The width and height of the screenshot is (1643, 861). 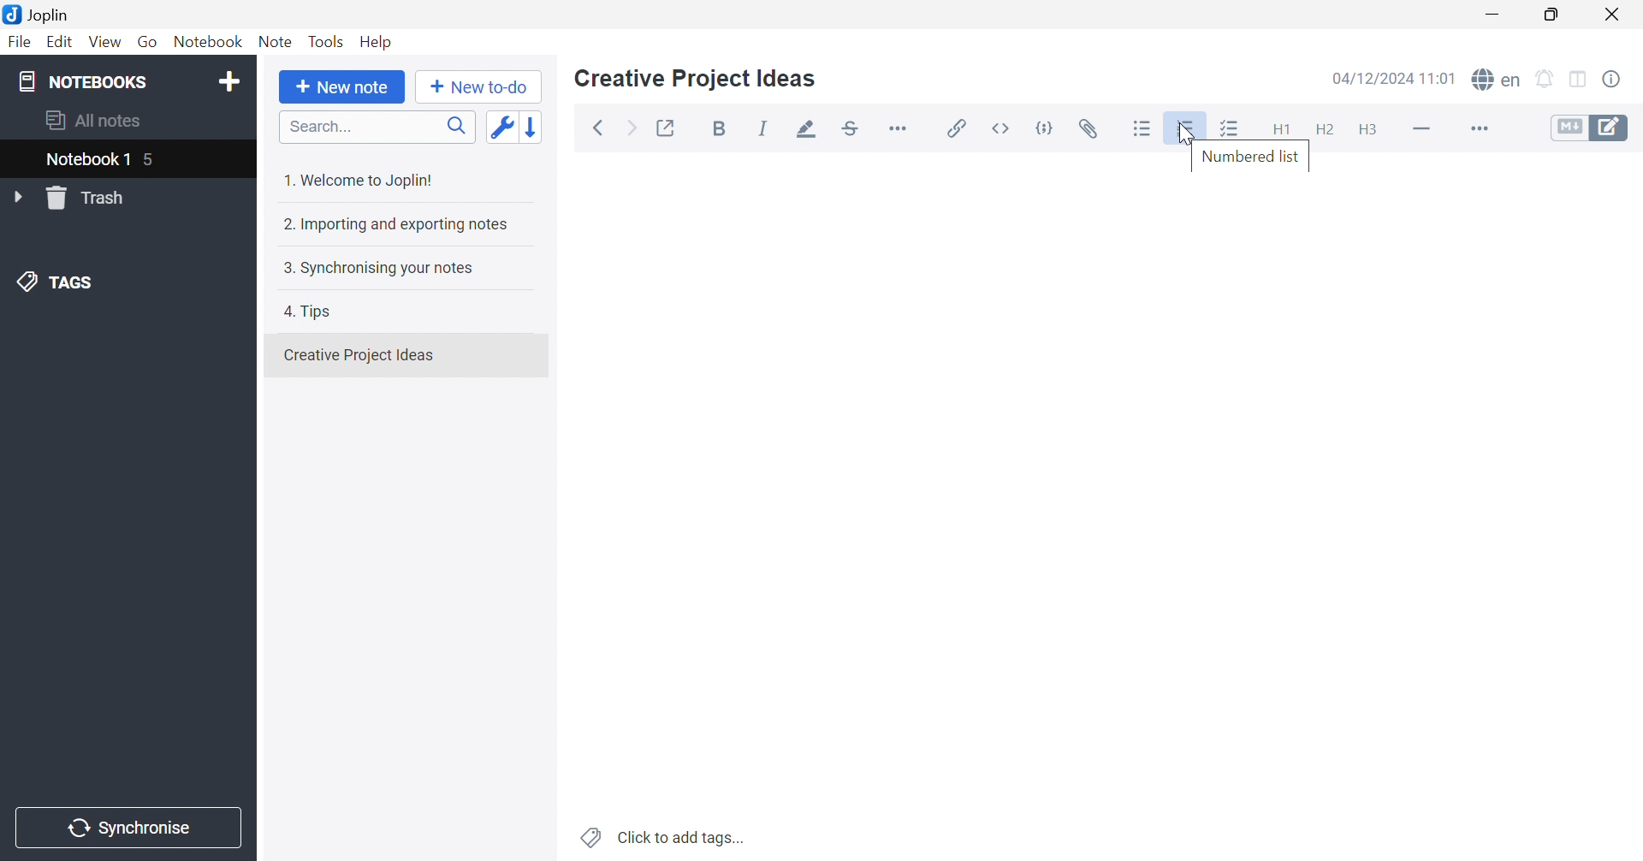 What do you see at coordinates (399, 226) in the screenshot?
I see `2. Importing and exporting notes` at bounding box center [399, 226].